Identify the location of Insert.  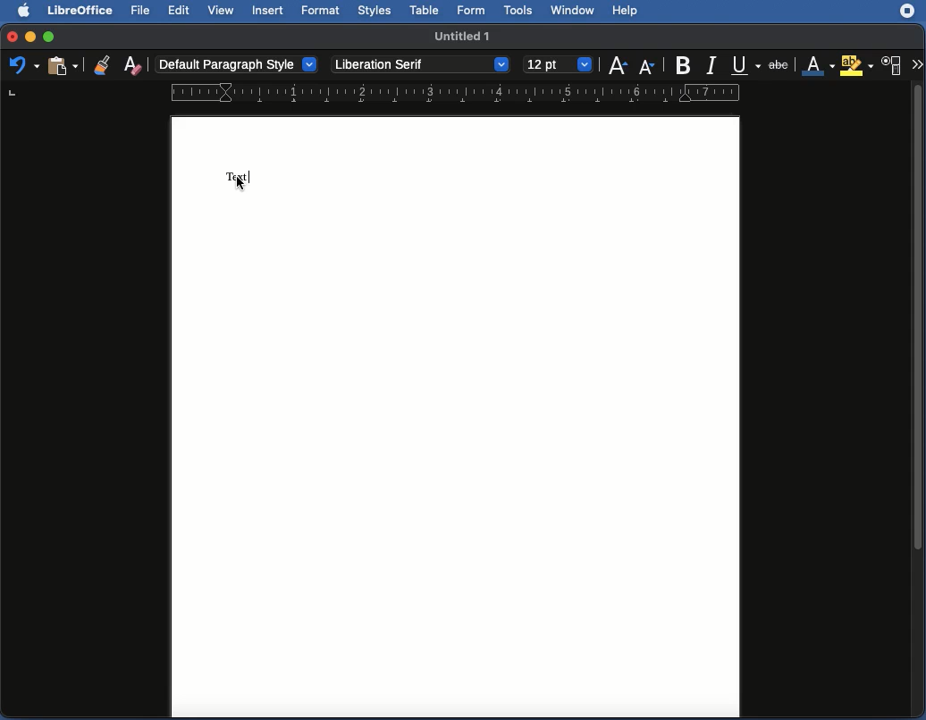
(269, 11).